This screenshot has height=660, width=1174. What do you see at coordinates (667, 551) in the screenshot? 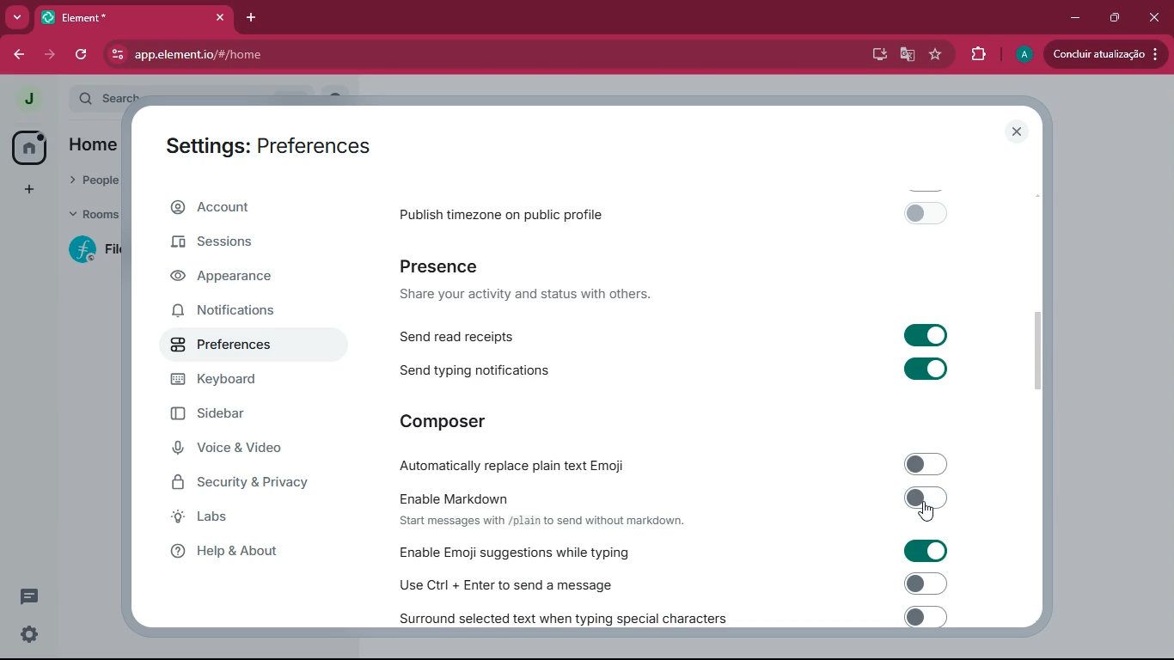
I see `enable emoji` at bounding box center [667, 551].